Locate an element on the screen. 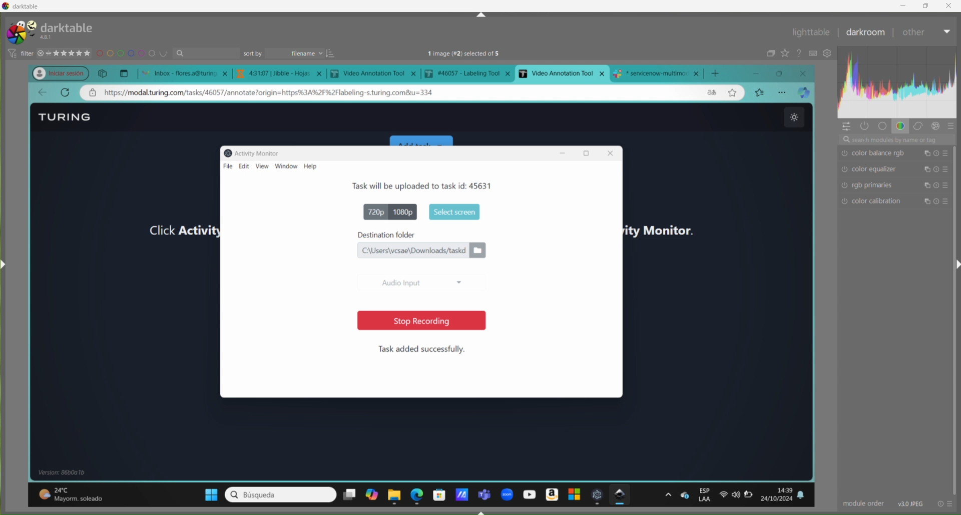 The width and height of the screenshot is (961, 515). private address is located at coordinates (95, 93).